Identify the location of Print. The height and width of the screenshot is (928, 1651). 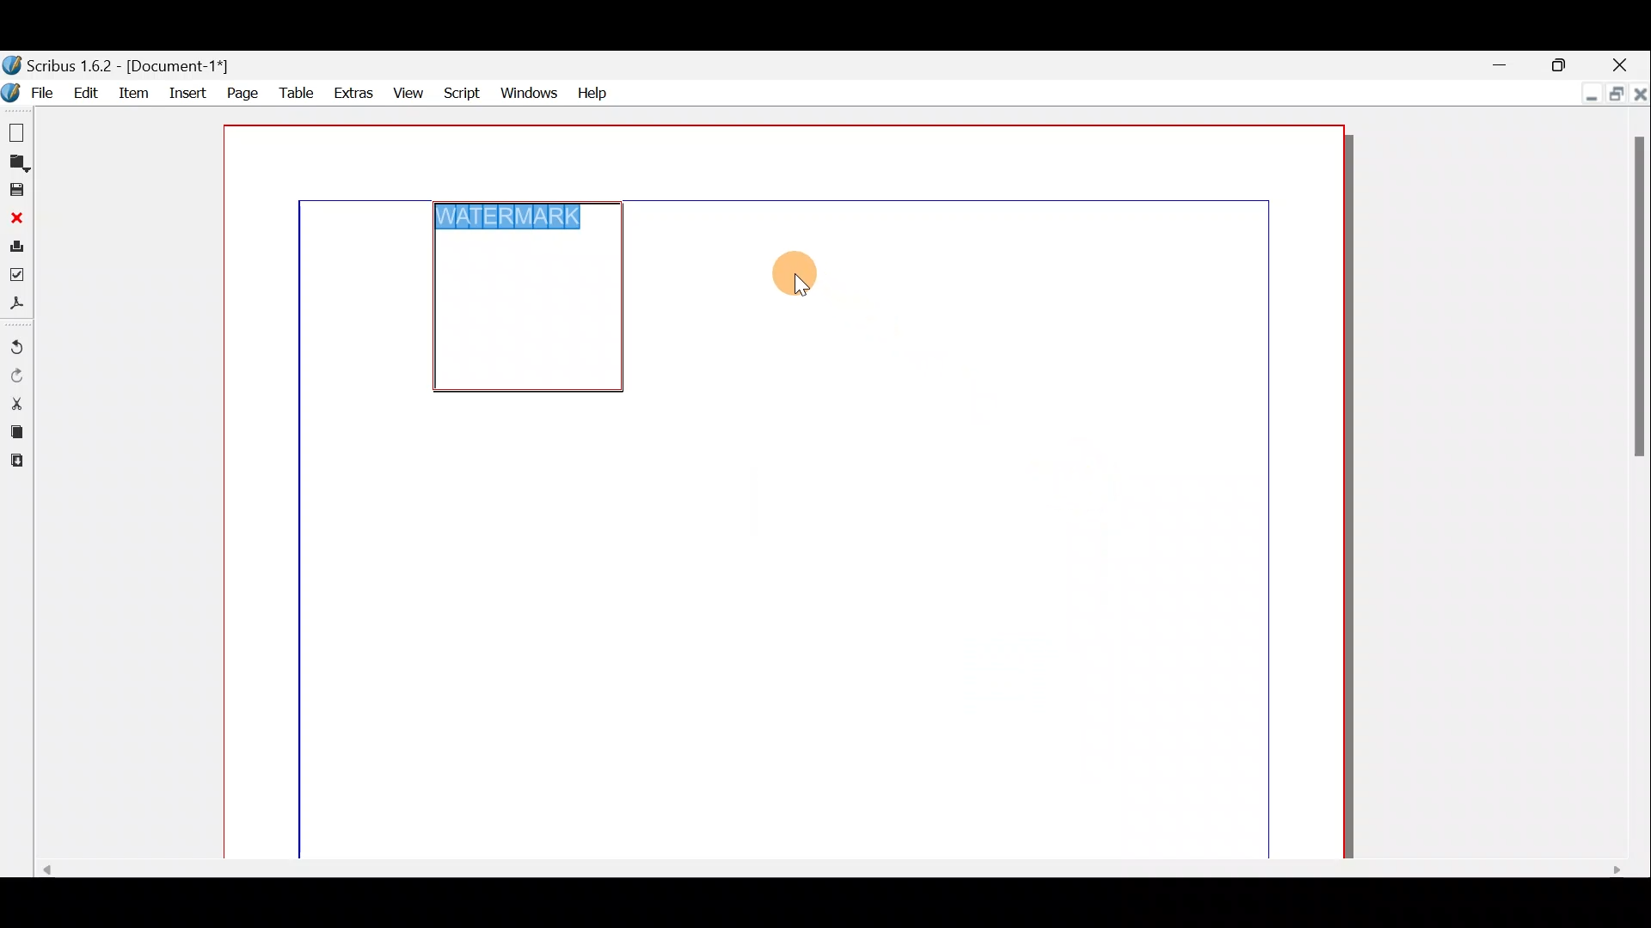
(15, 249).